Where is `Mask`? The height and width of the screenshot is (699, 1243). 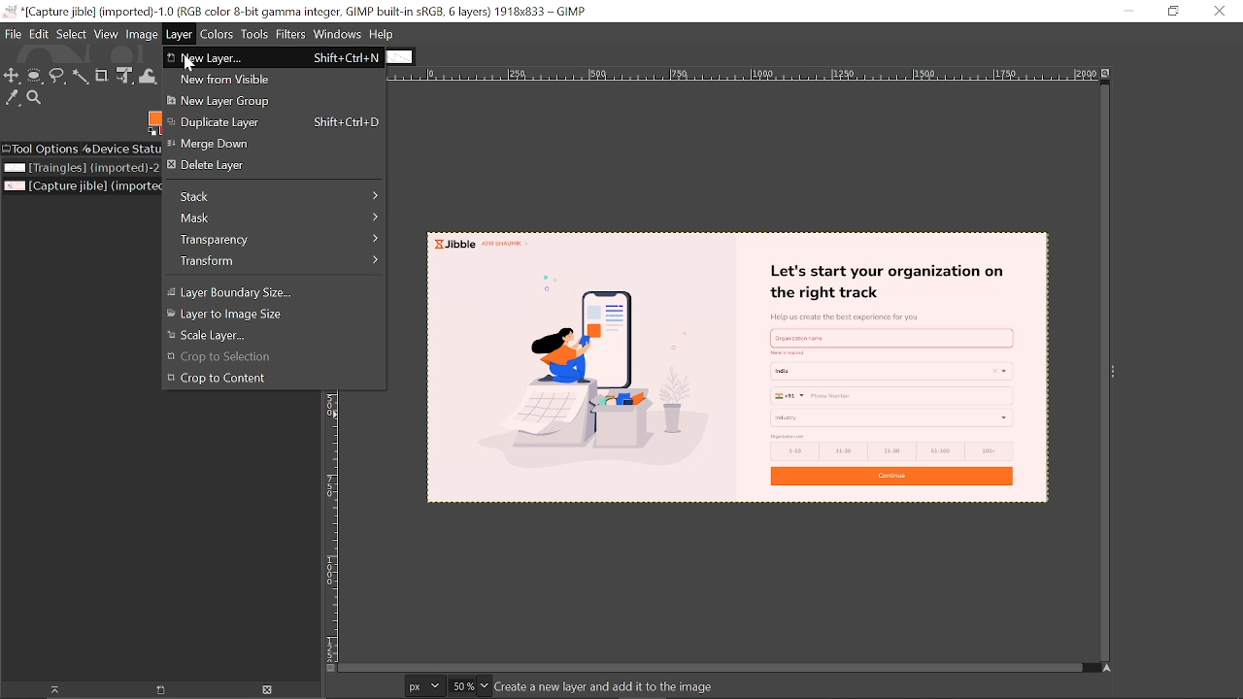
Mask is located at coordinates (279, 217).